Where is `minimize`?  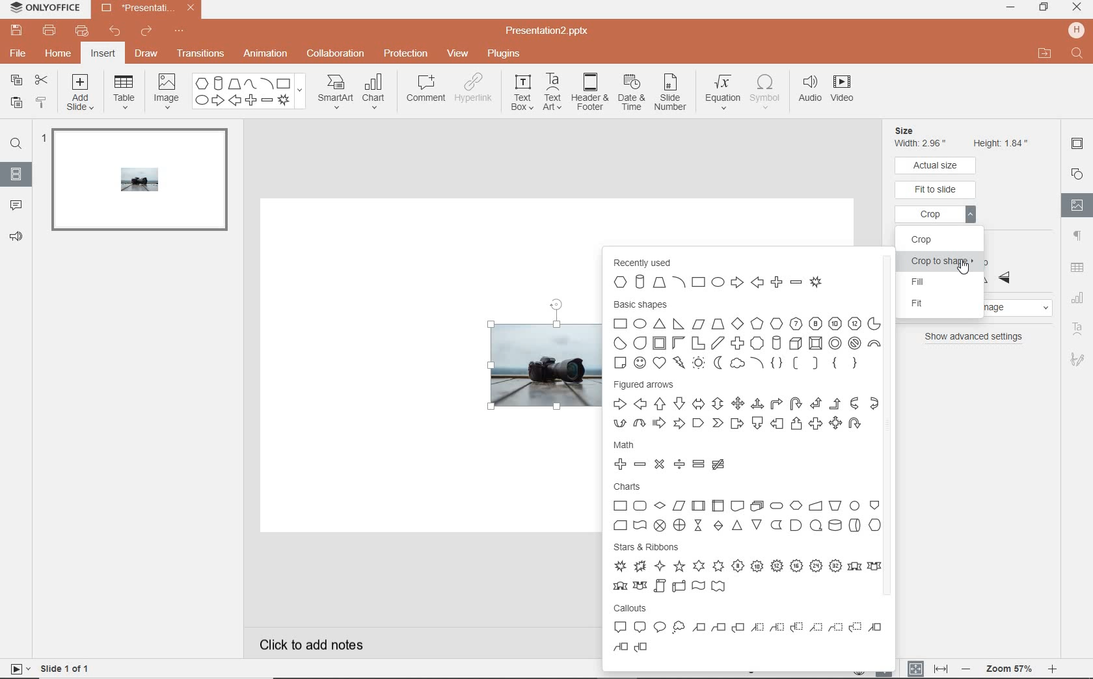
minimize is located at coordinates (1013, 8).